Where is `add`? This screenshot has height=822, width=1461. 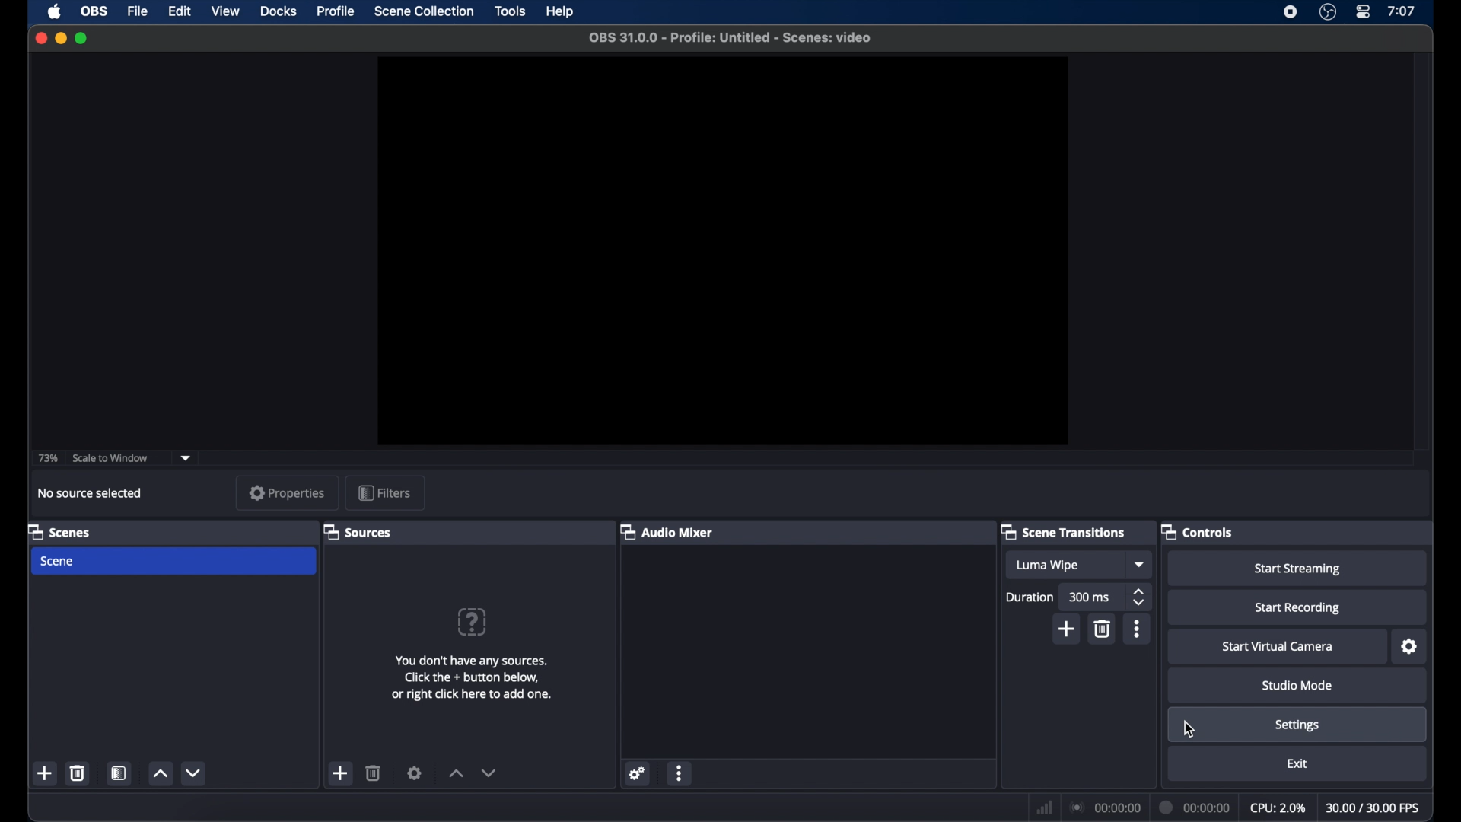
add is located at coordinates (45, 774).